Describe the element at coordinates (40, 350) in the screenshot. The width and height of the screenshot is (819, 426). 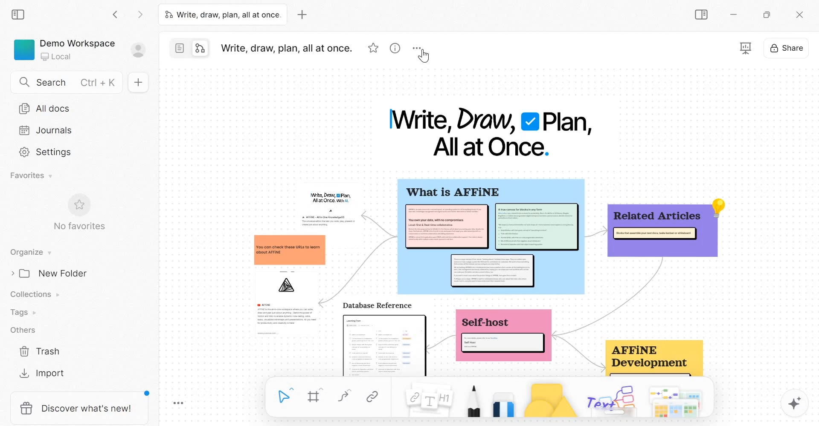
I see `Trash` at that location.